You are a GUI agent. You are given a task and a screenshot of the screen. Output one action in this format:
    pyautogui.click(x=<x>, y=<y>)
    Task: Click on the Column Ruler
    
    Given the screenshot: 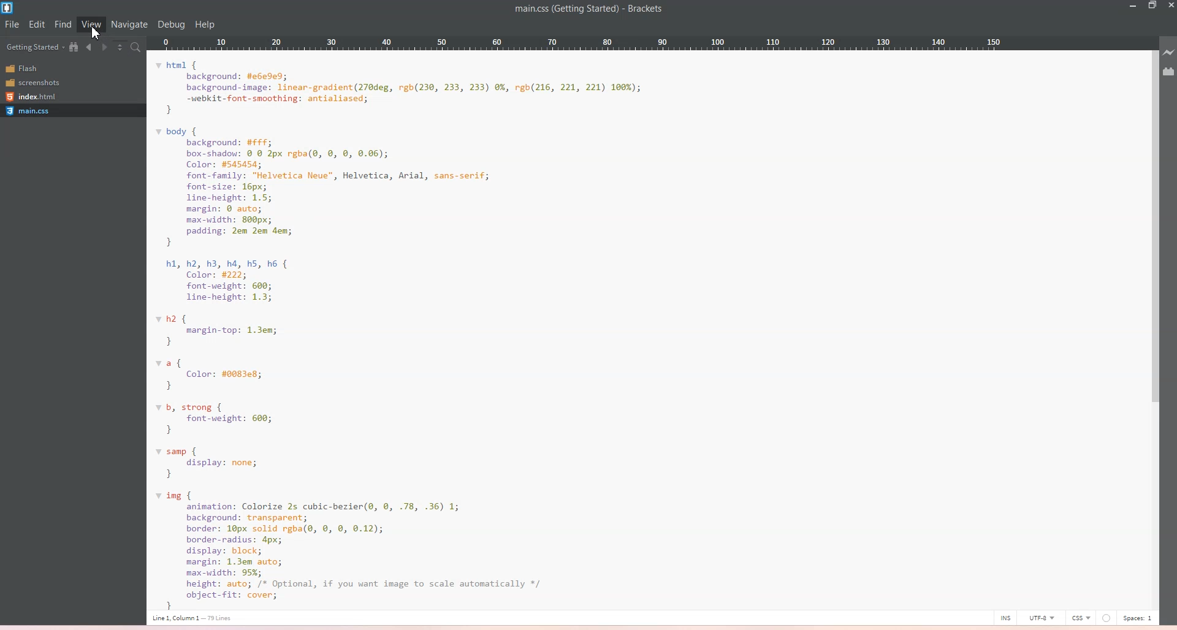 What is the action you would take?
    pyautogui.click(x=649, y=42)
    